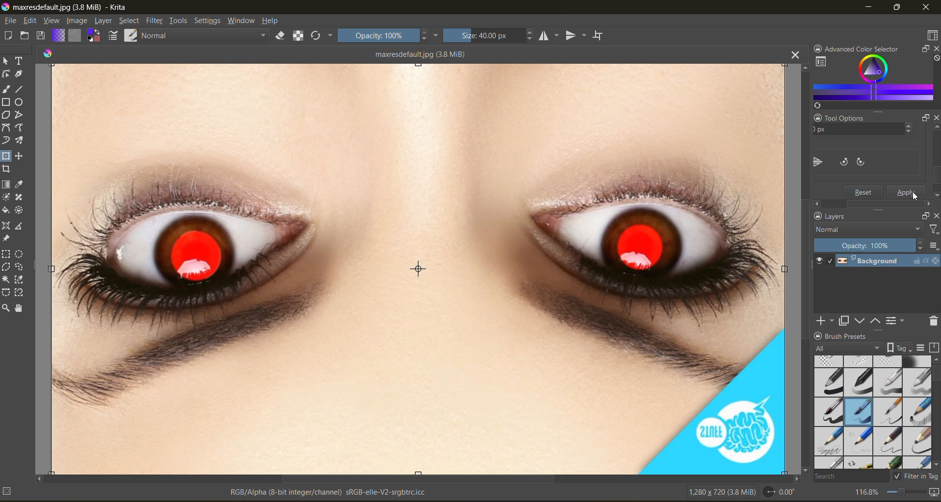  I want to click on delete mask, so click(934, 321).